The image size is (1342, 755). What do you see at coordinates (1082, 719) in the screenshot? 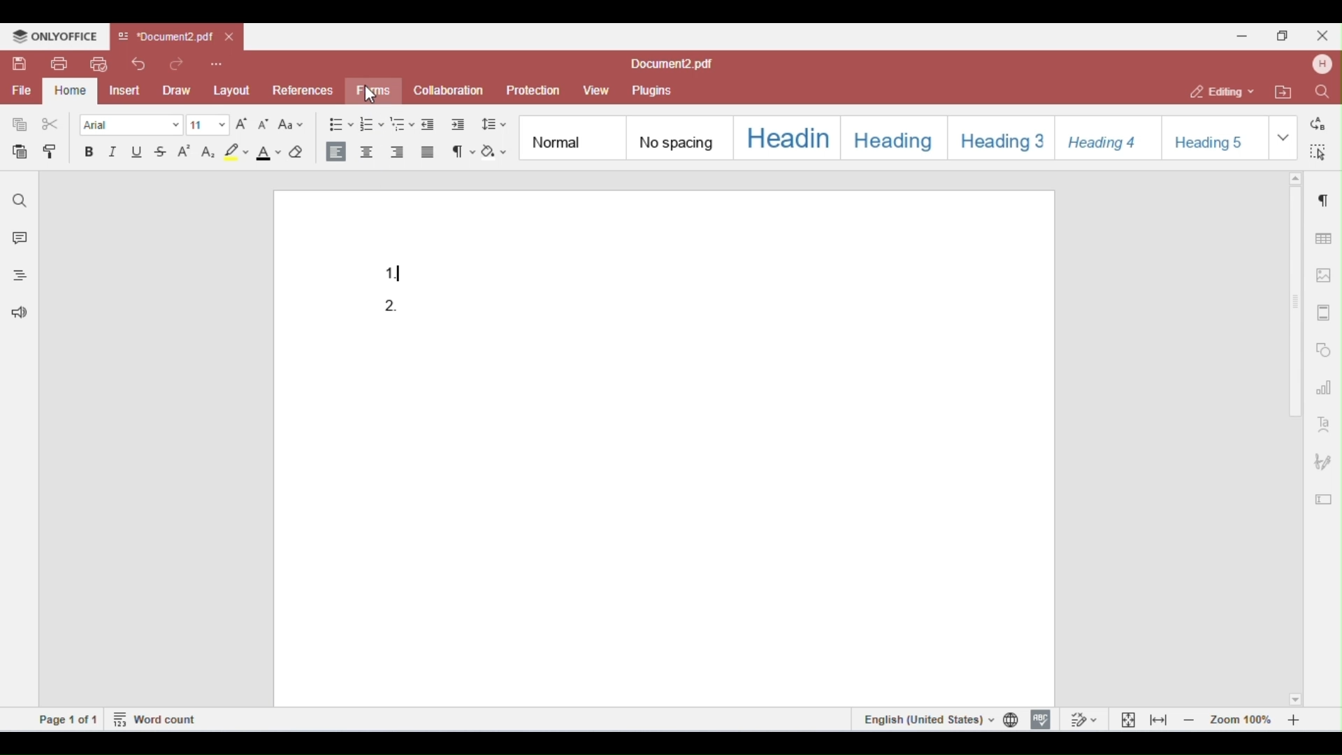
I see `track changes` at bounding box center [1082, 719].